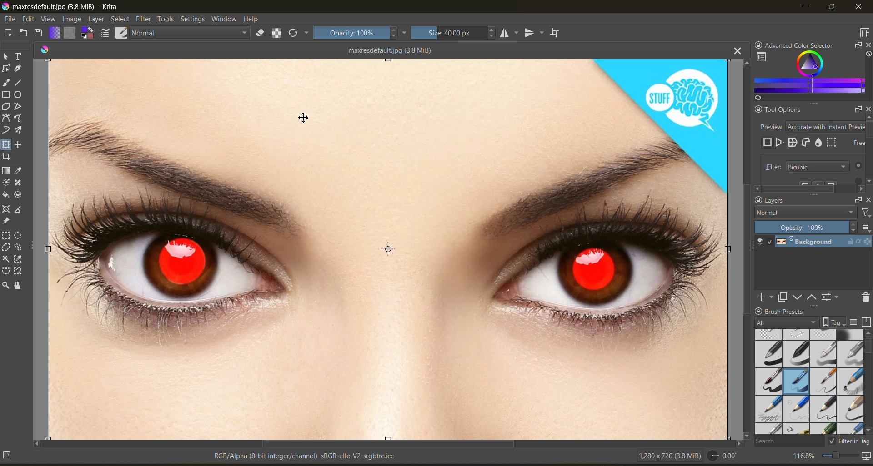  I want to click on tool, so click(18, 69).